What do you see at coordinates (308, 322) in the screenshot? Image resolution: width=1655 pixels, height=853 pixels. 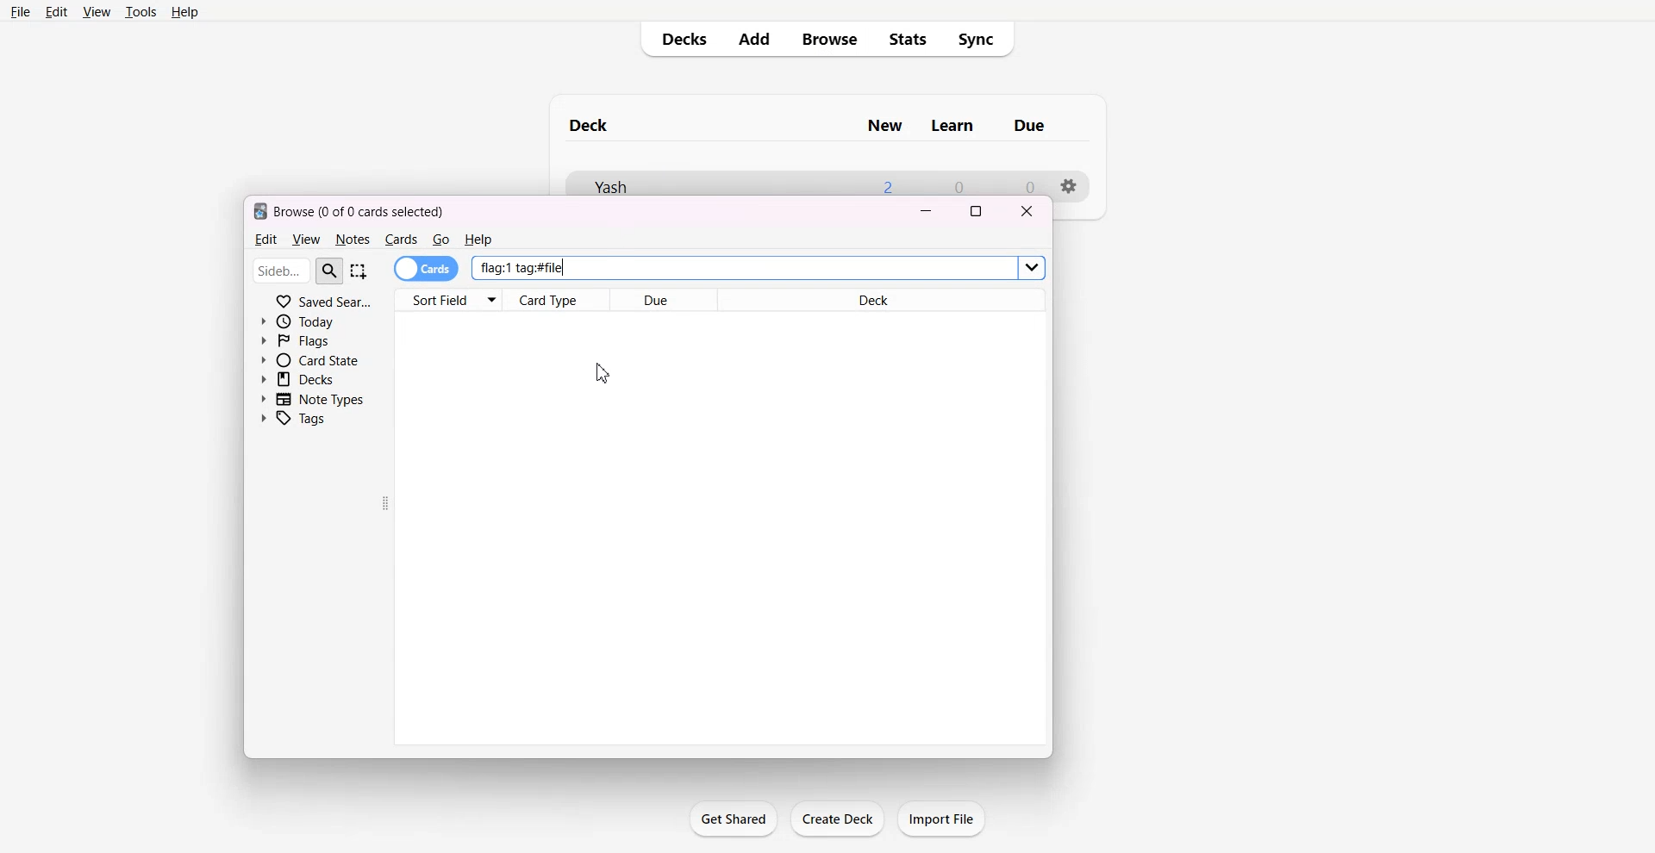 I see `Today` at bounding box center [308, 322].